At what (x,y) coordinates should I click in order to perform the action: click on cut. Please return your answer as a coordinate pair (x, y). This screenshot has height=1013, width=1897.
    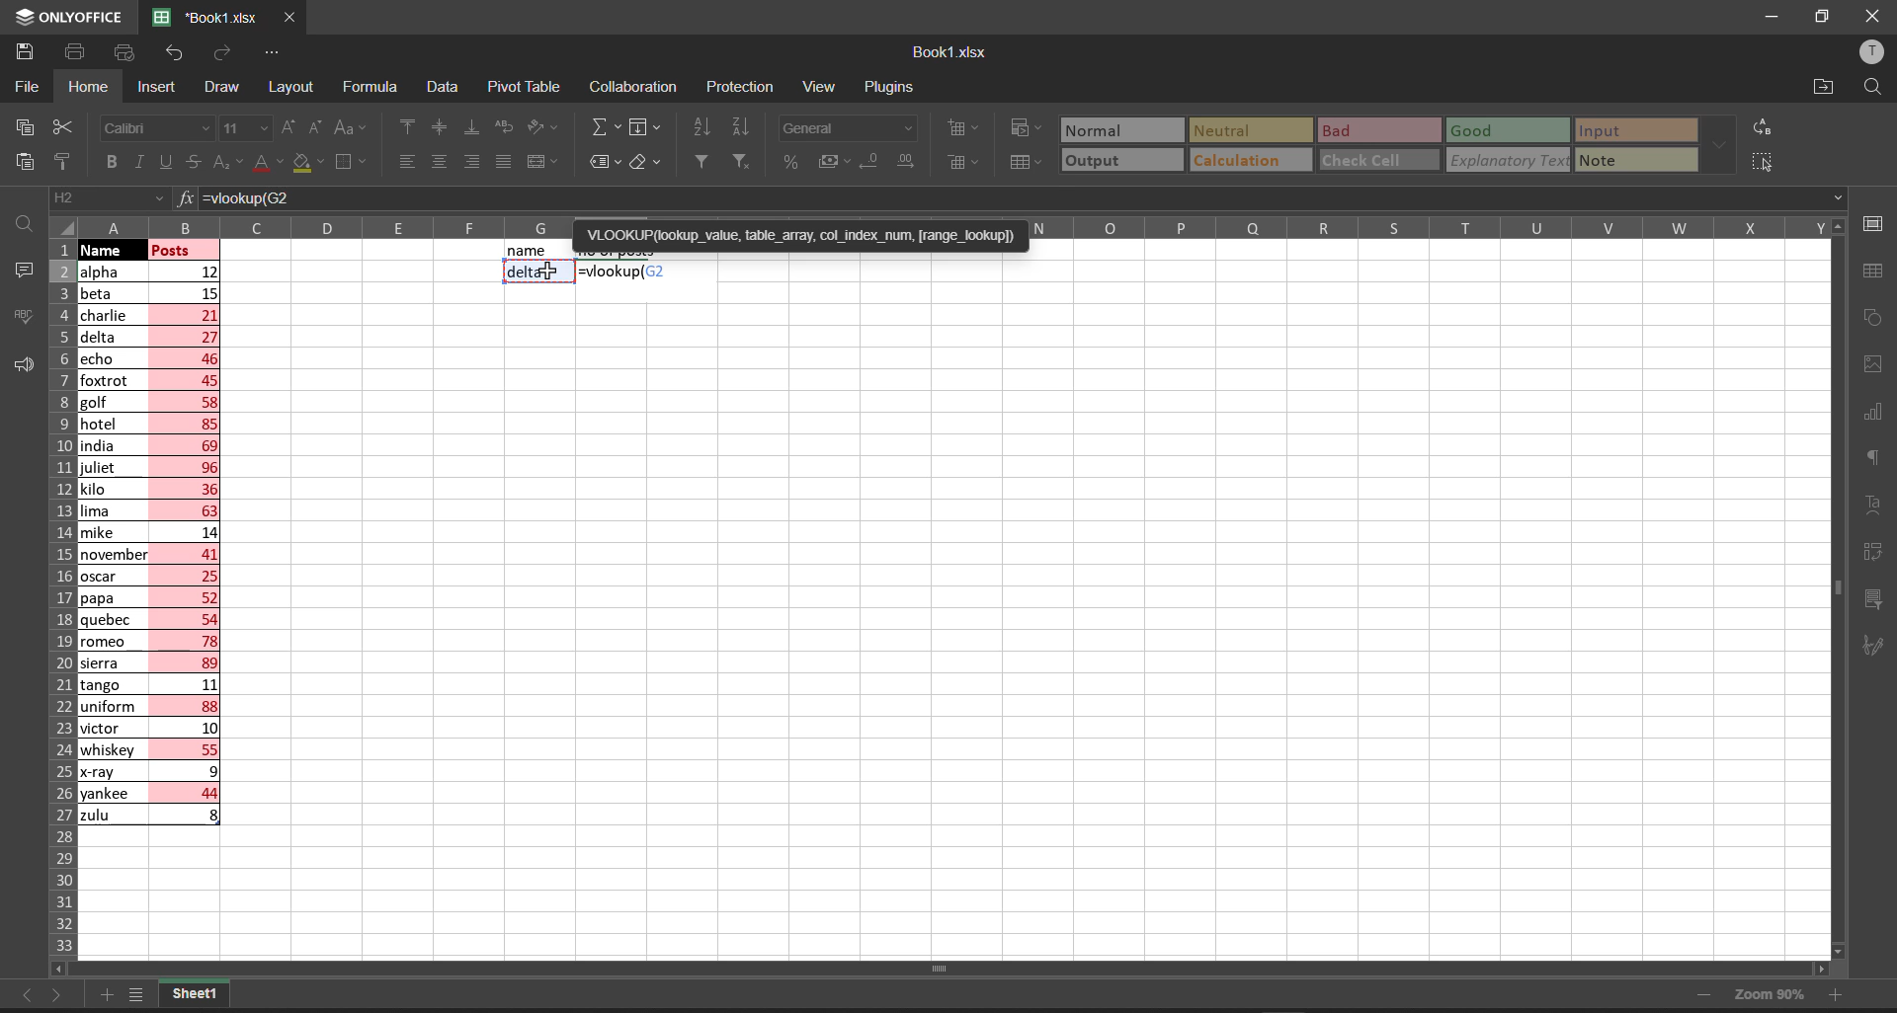
    Looking at the image, I should click on (64, 123).